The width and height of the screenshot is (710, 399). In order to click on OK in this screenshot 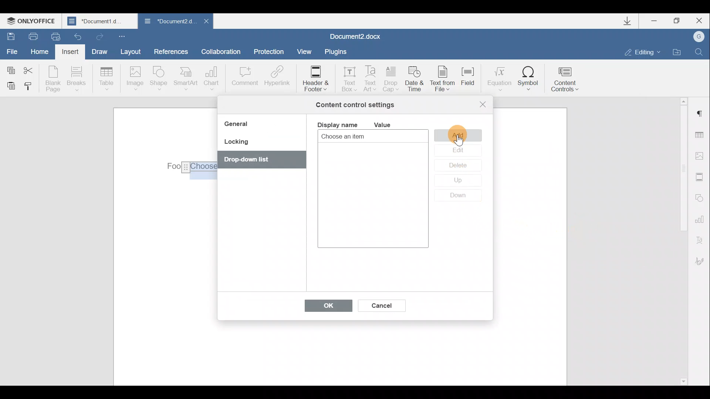, I will do `click(325, 307)`.